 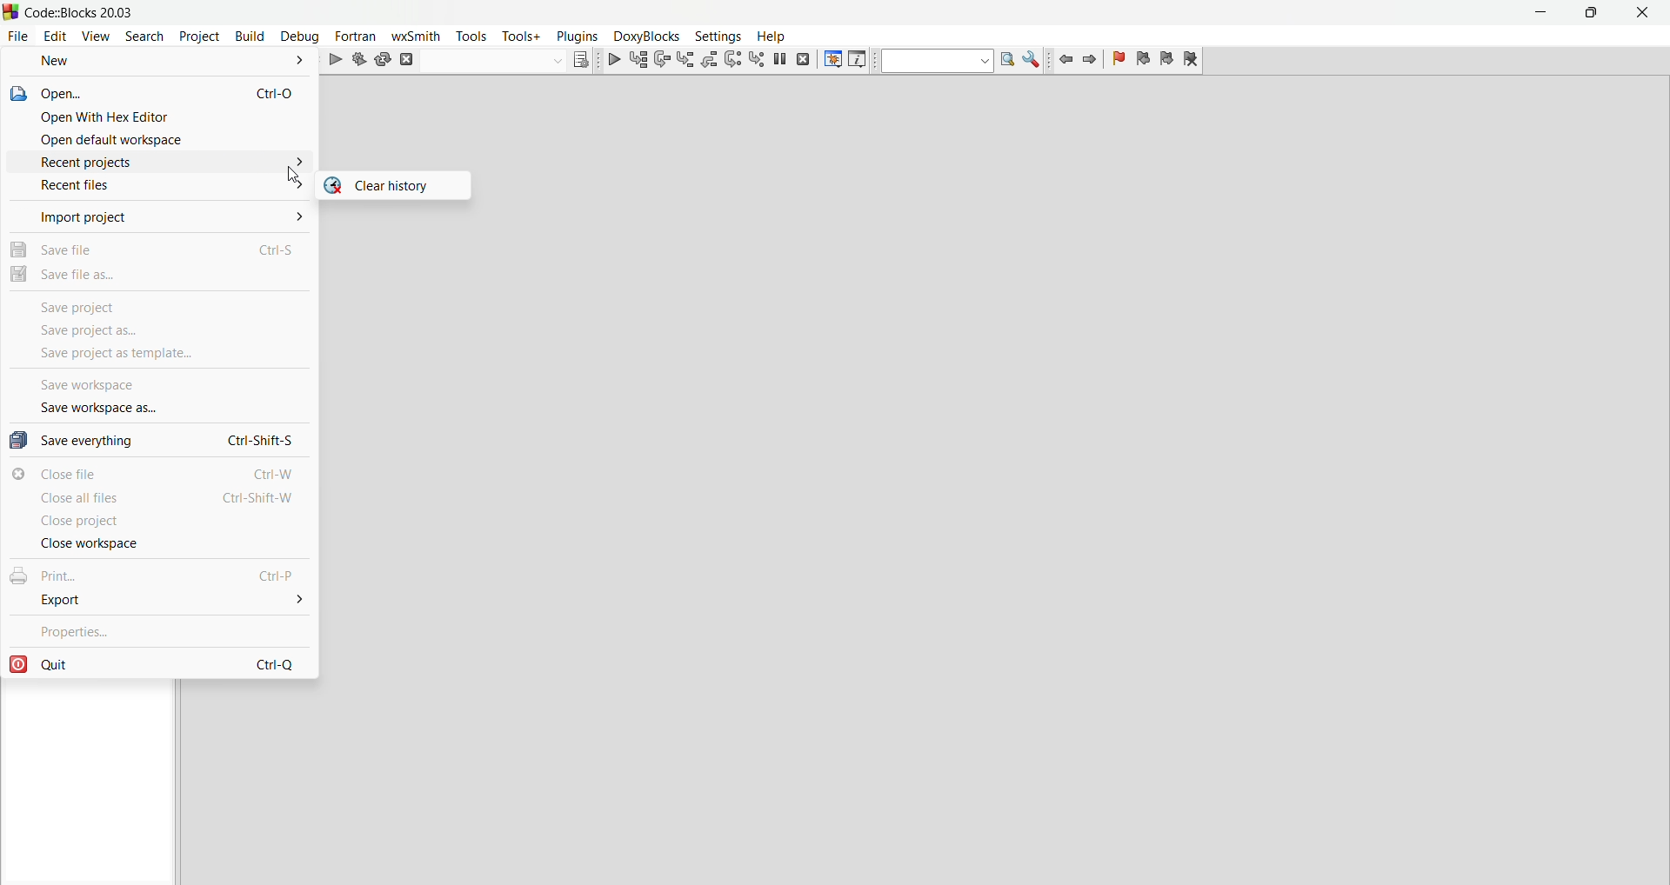 What do you see at coordinates (300, 37) in the screenshot?
I see `debug` at bounding box center [300, 37].